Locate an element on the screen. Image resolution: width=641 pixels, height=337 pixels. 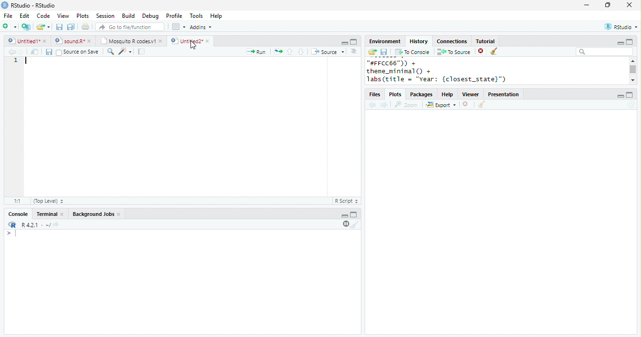
To source is located at coordinates (454, 52).